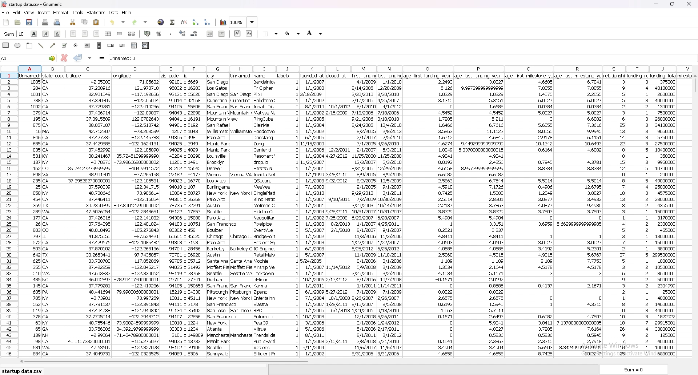 The image size is (698, 375). What do you see at coordinates (30, 46) in the screenshot?
I see `rectangle` at bounding box center [30, 46].